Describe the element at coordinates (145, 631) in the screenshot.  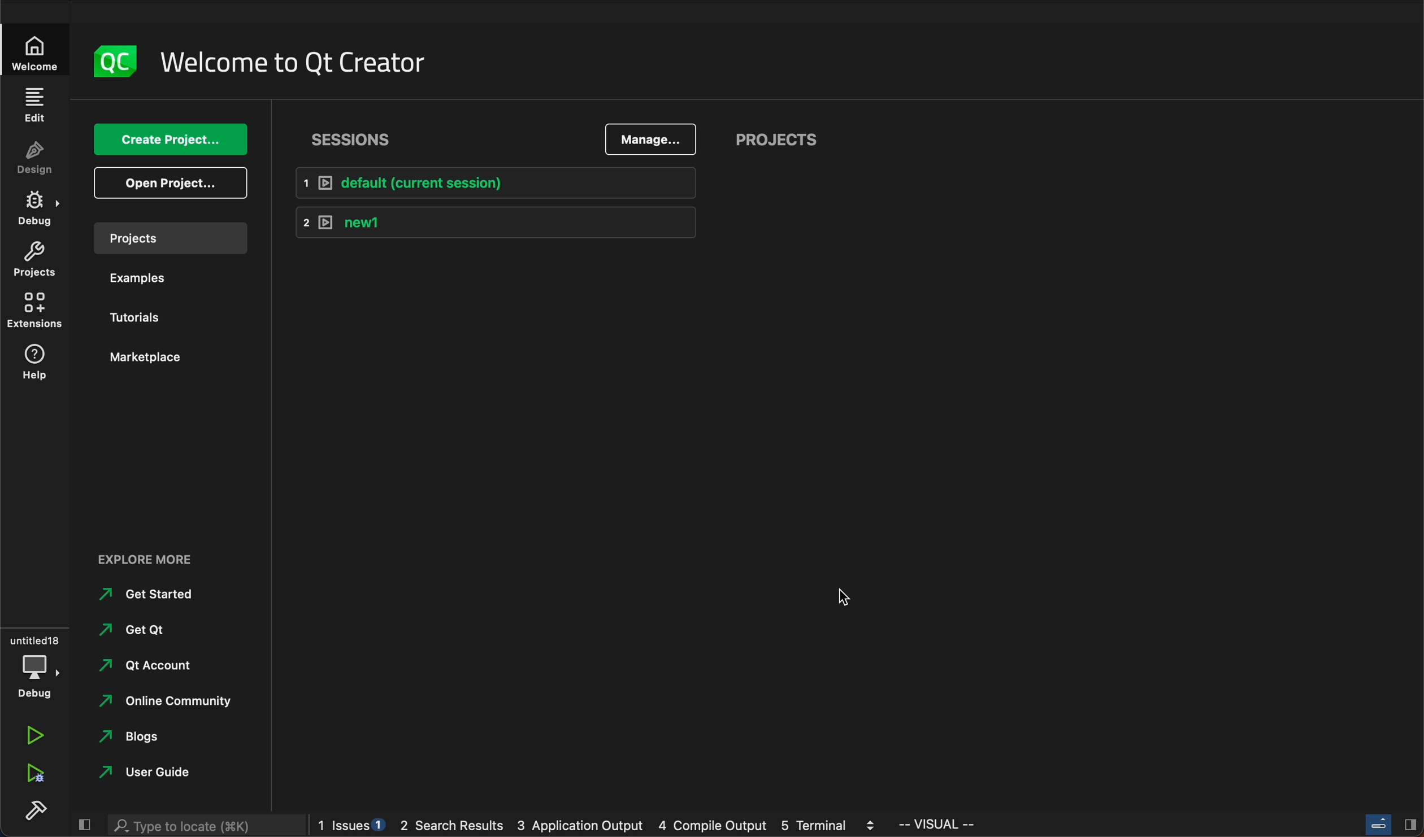
I see `get qt` at that location.